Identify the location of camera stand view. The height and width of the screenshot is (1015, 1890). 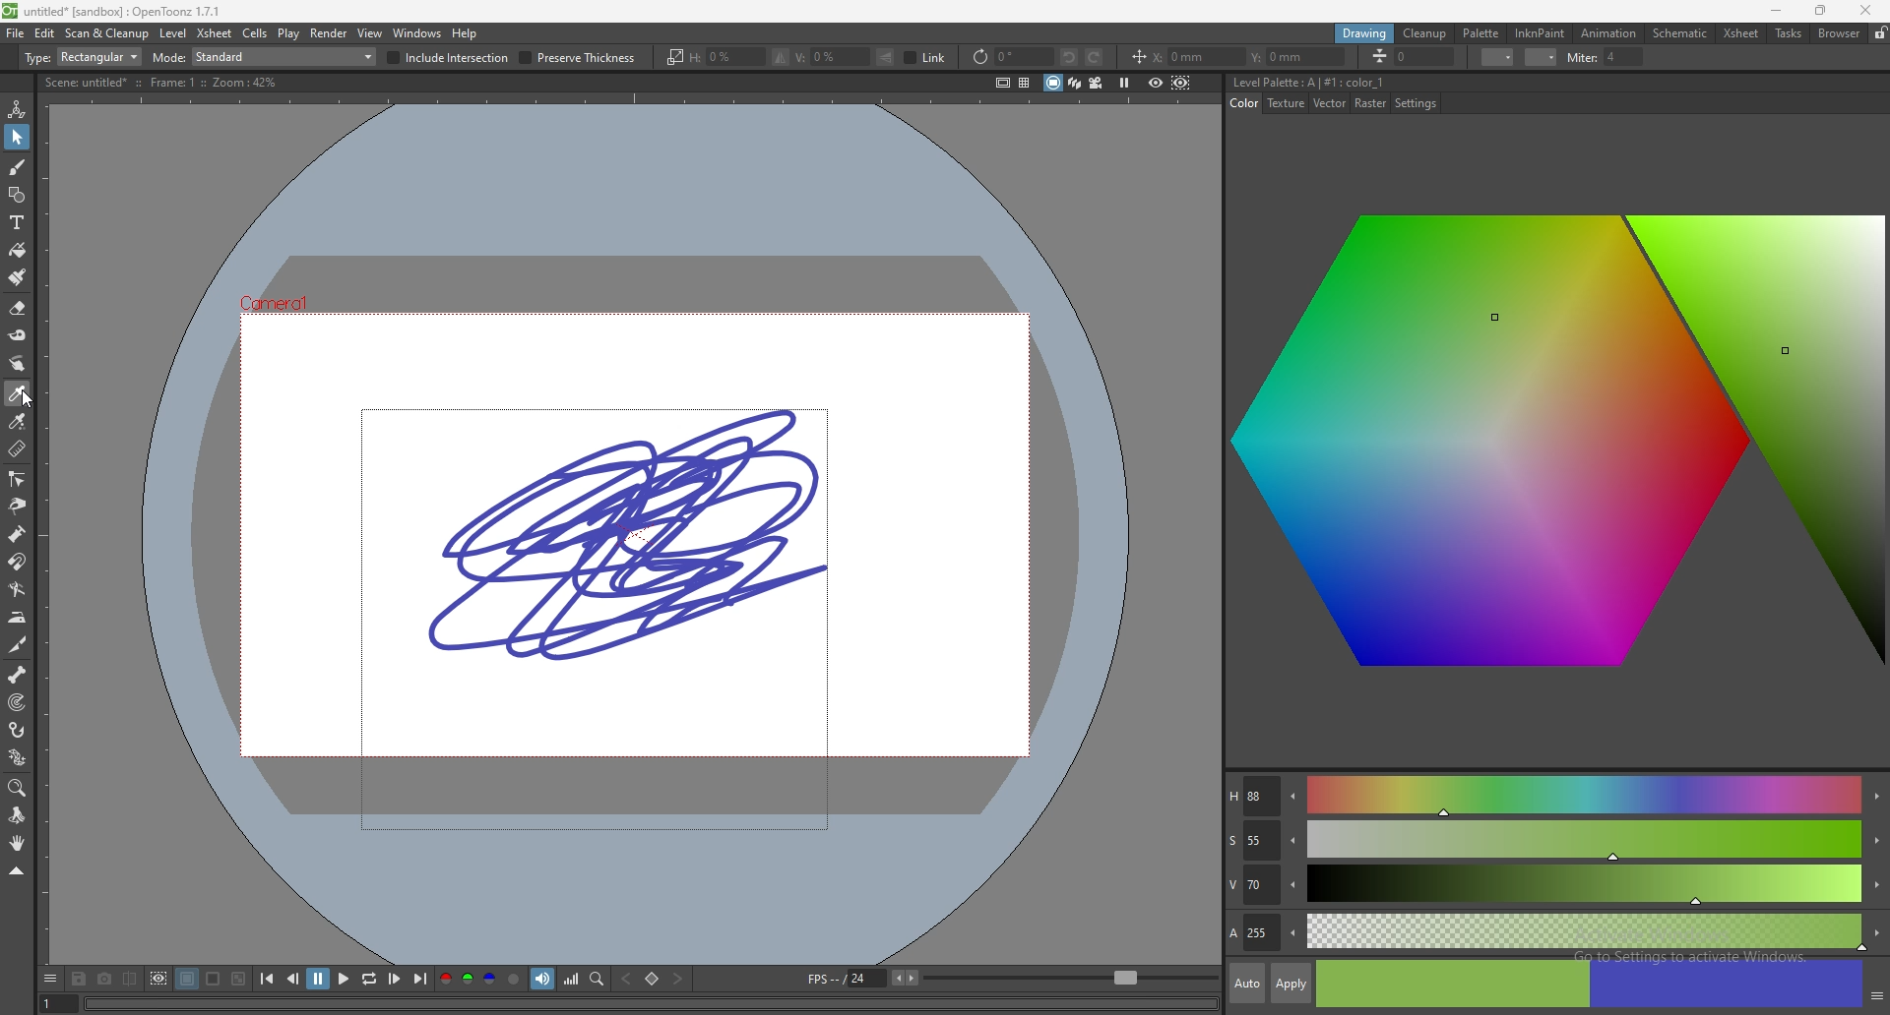
(1051, 83).